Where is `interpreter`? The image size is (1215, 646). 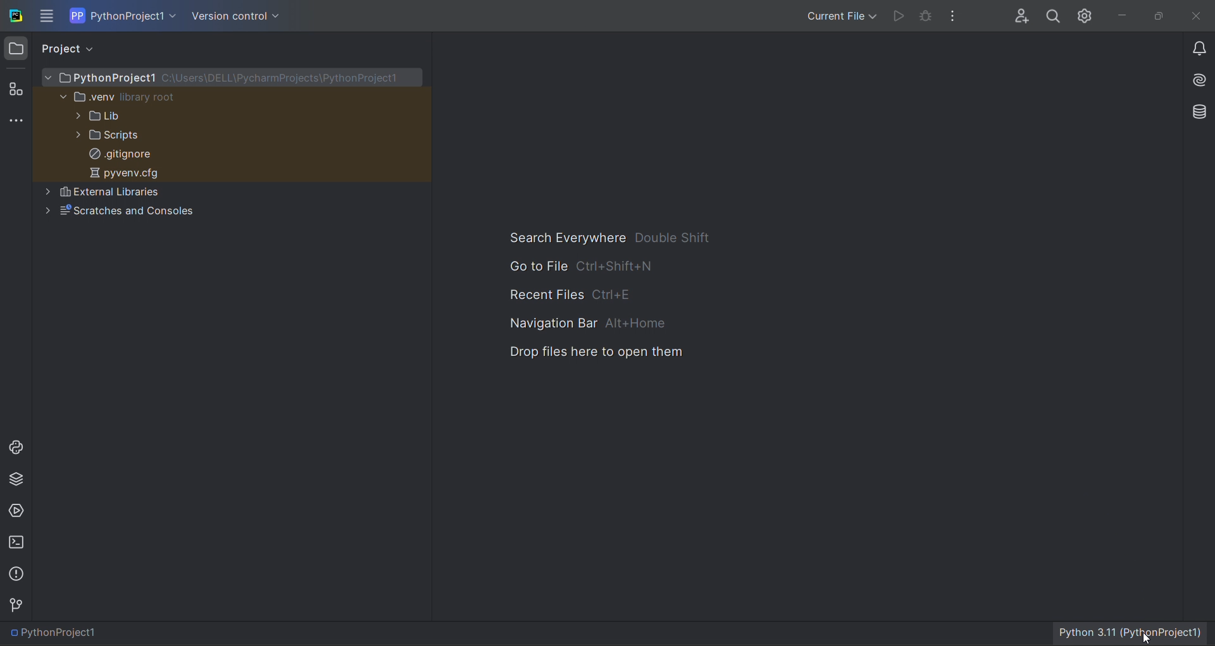 interpreter is located at coordinates (1131, 633).